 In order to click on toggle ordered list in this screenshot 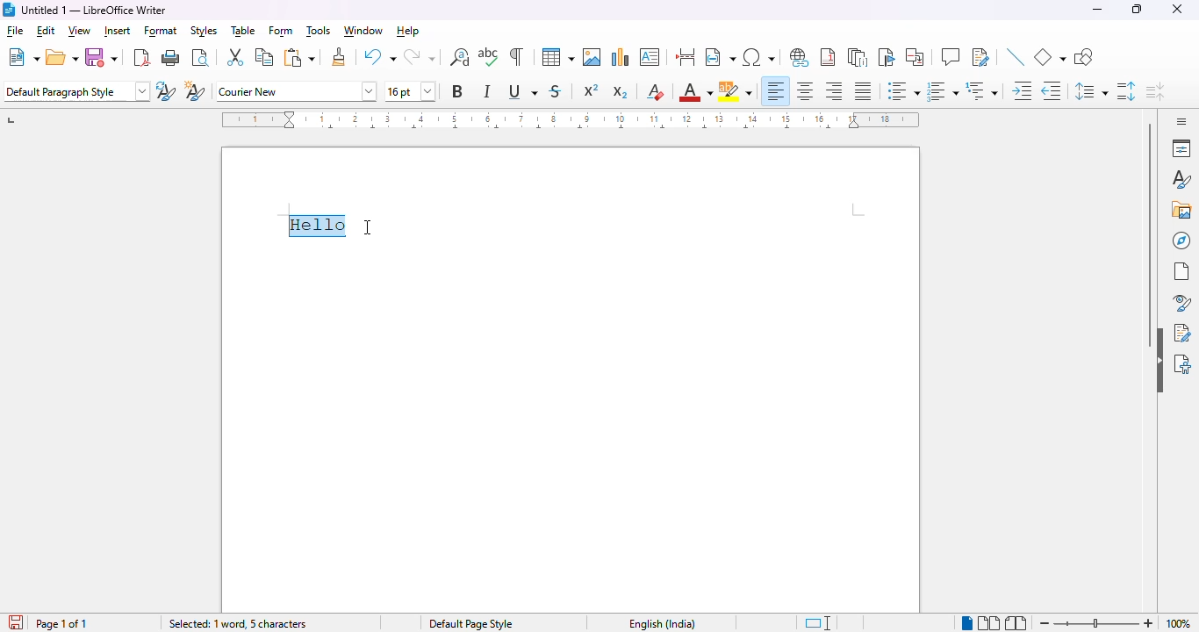, I will do `click(942, 90)`.